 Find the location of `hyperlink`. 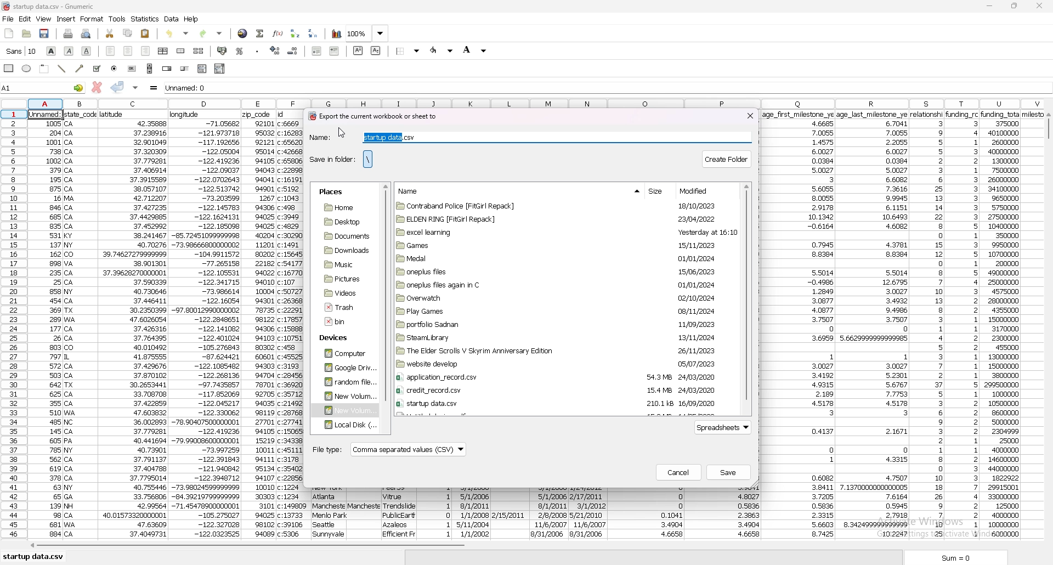

hyperlink is located at coordinates (243, 33).